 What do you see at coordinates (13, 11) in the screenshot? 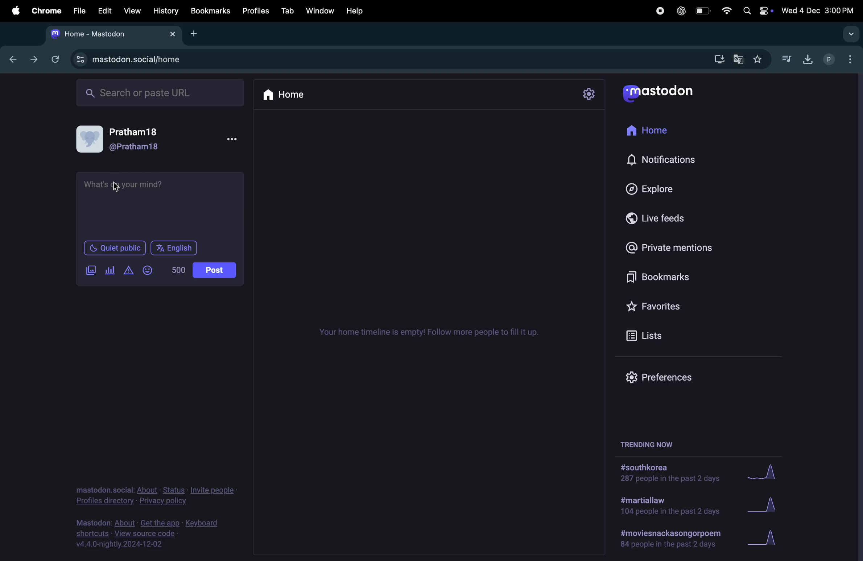
I see `apple menu` at bounding box center [13, 11].